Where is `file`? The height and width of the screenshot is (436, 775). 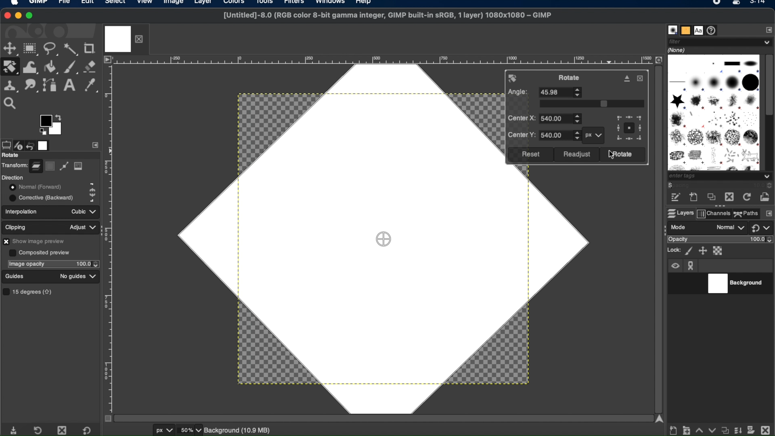 file is located at coordinates (64, 3).